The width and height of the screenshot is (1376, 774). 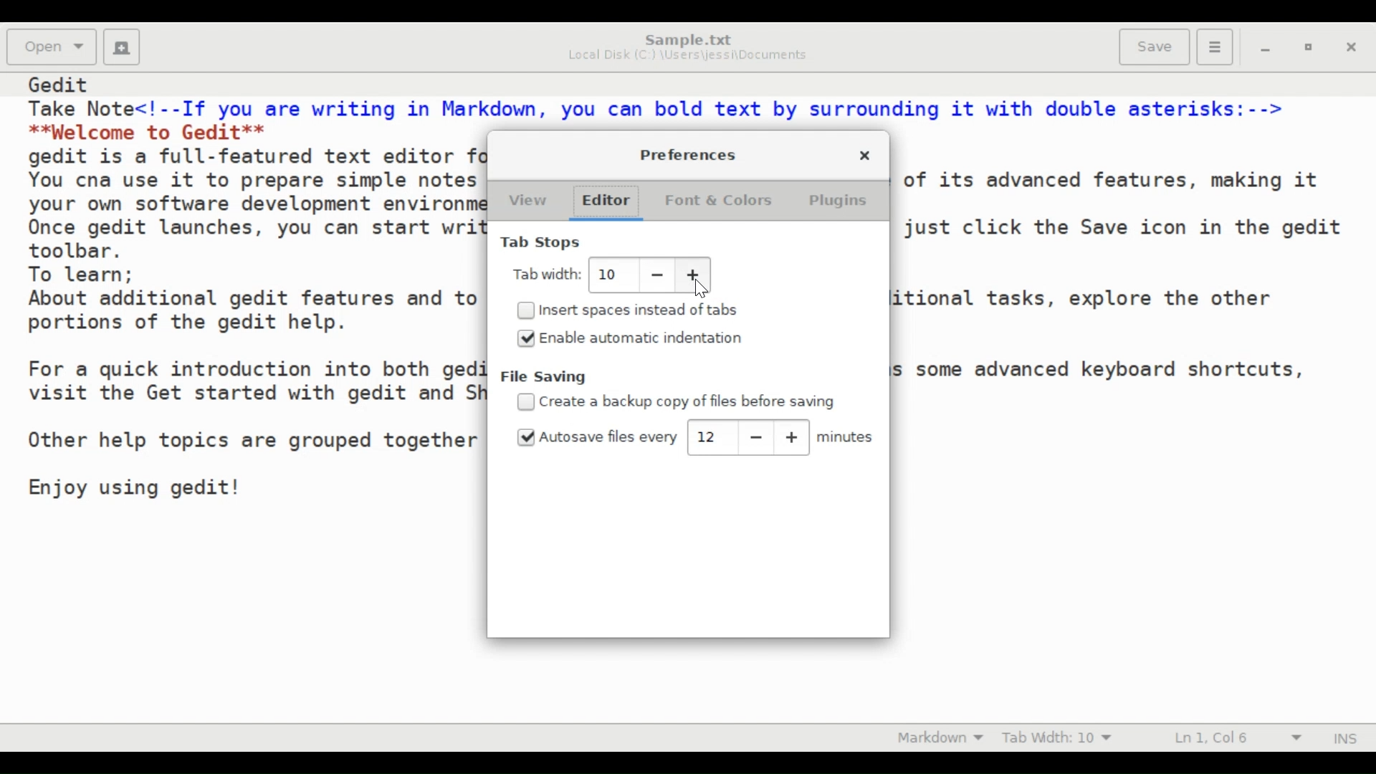 What do you see at coordinates (545, 276) in the screenshot?
I see `Tab Width` at bounding box center [545, 276].